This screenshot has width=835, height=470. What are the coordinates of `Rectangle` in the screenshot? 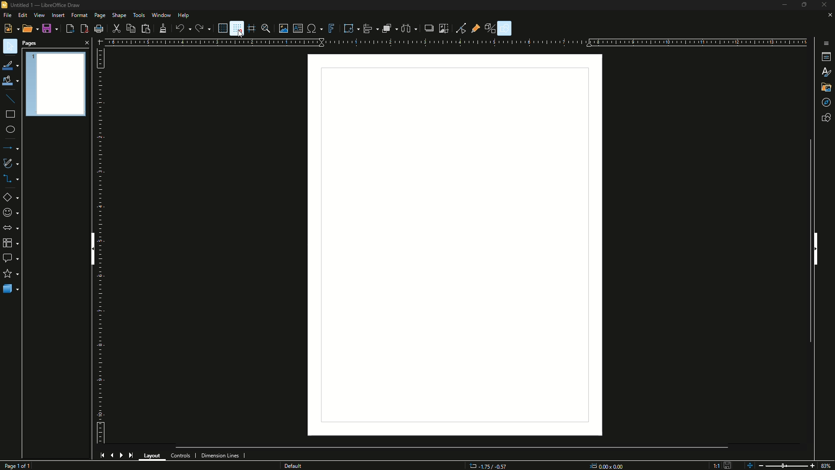 It's located at (13, 115).